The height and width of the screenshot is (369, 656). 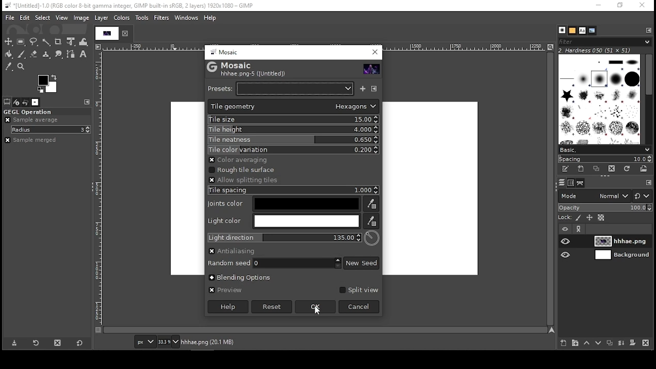 What do you see at coordinates (600, 99) in the screenshot?
I see `brushes` at bounding box center [600, 99].